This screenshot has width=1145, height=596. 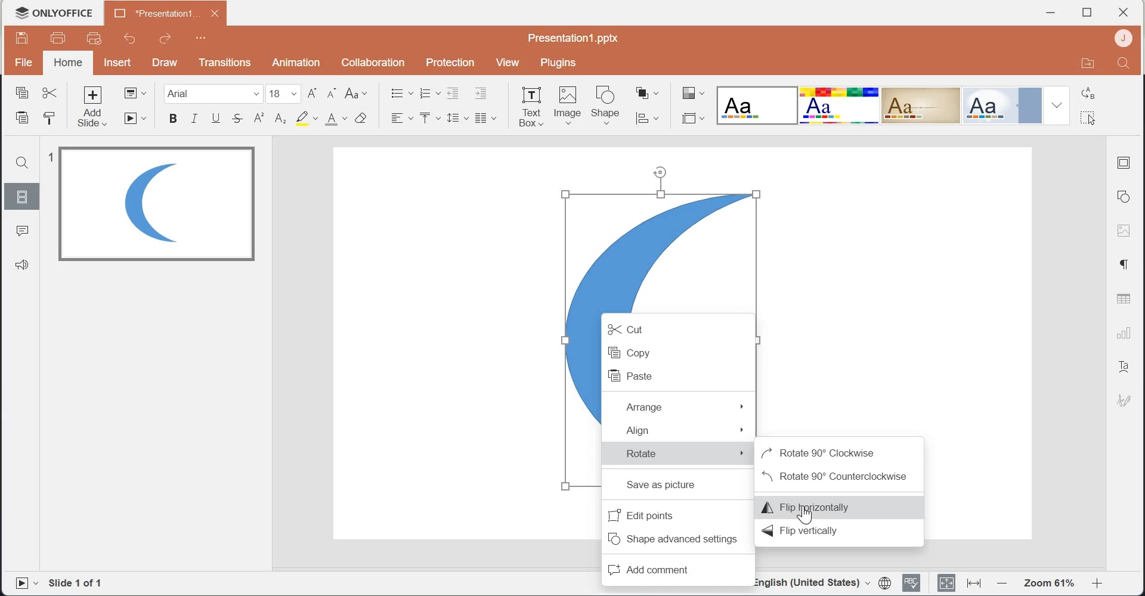 What do you see at coordinates (53, 119) in the screenshot?
I see `Copy style` at bounding box center [53, 119].